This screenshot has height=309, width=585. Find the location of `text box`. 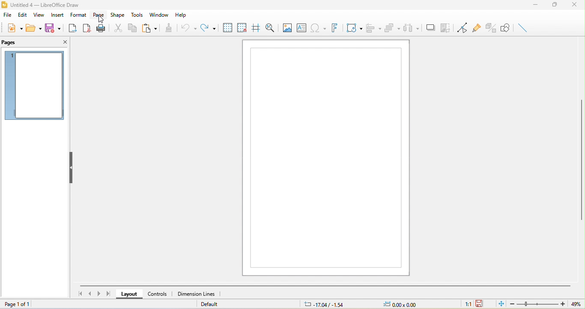

text box is located at coordinates (301, 29).